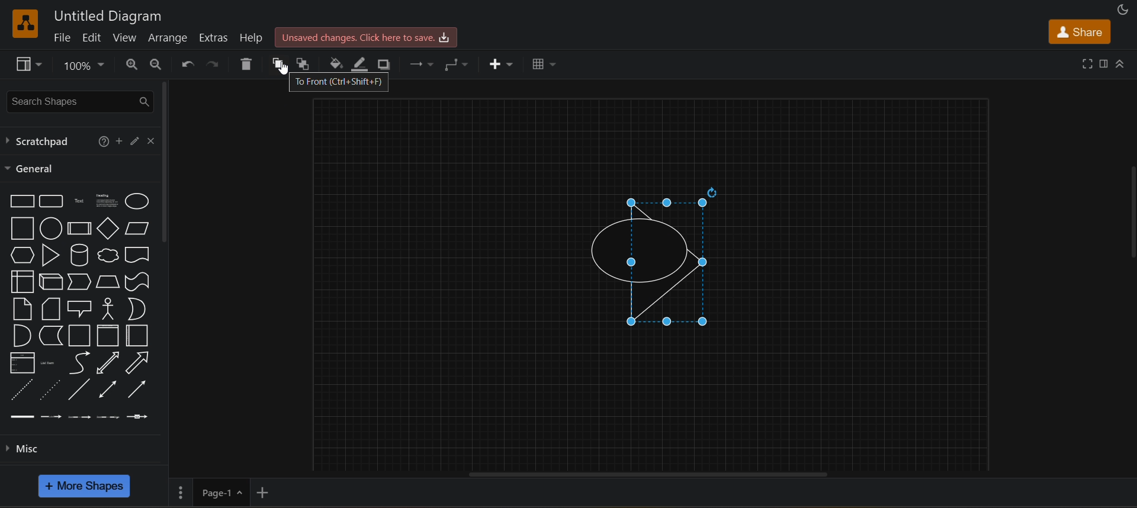 Image resolution: width=1137 pixels, height=508 pixels. I want to click on cursor, so click(284, 69).